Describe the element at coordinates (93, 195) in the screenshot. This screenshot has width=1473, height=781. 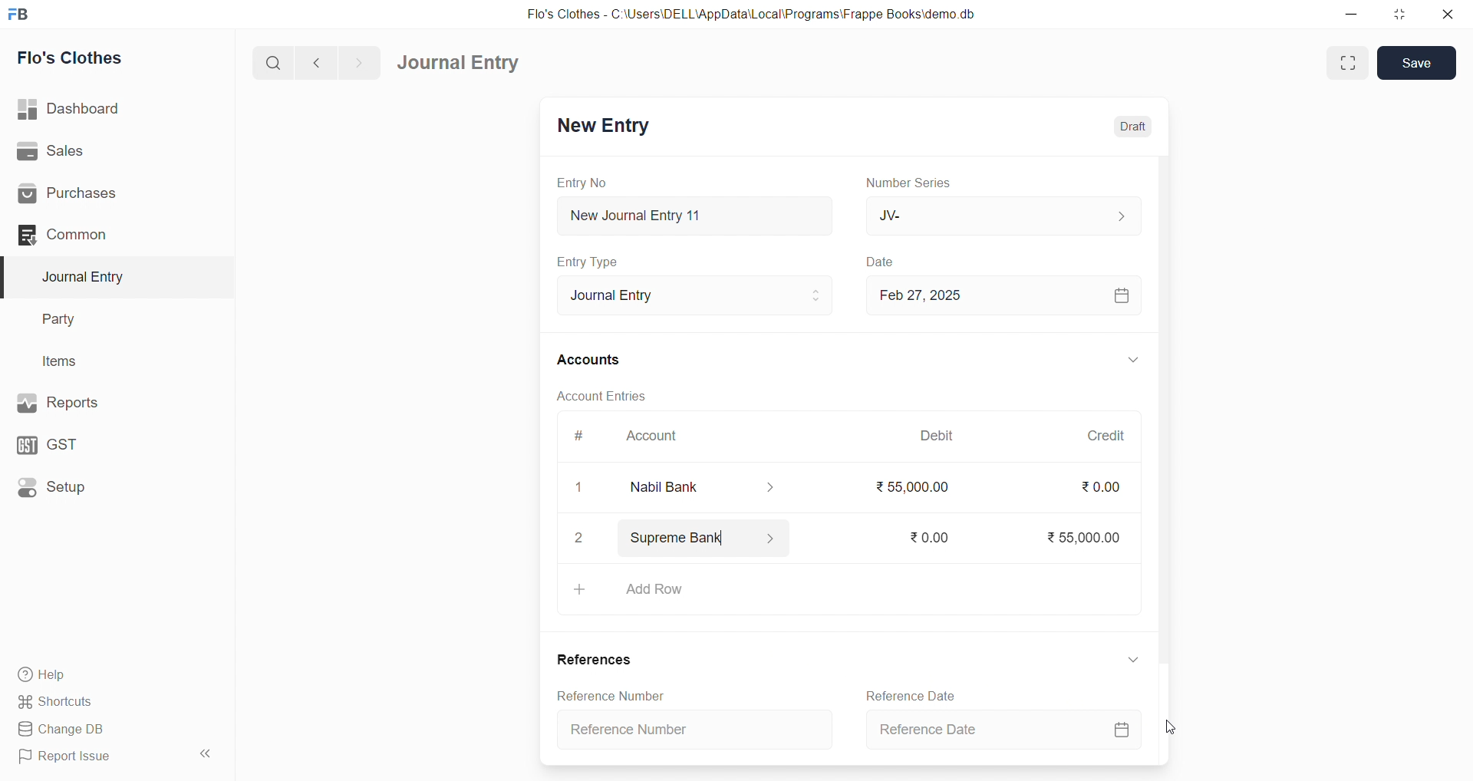
I see `Purchases` at that location.